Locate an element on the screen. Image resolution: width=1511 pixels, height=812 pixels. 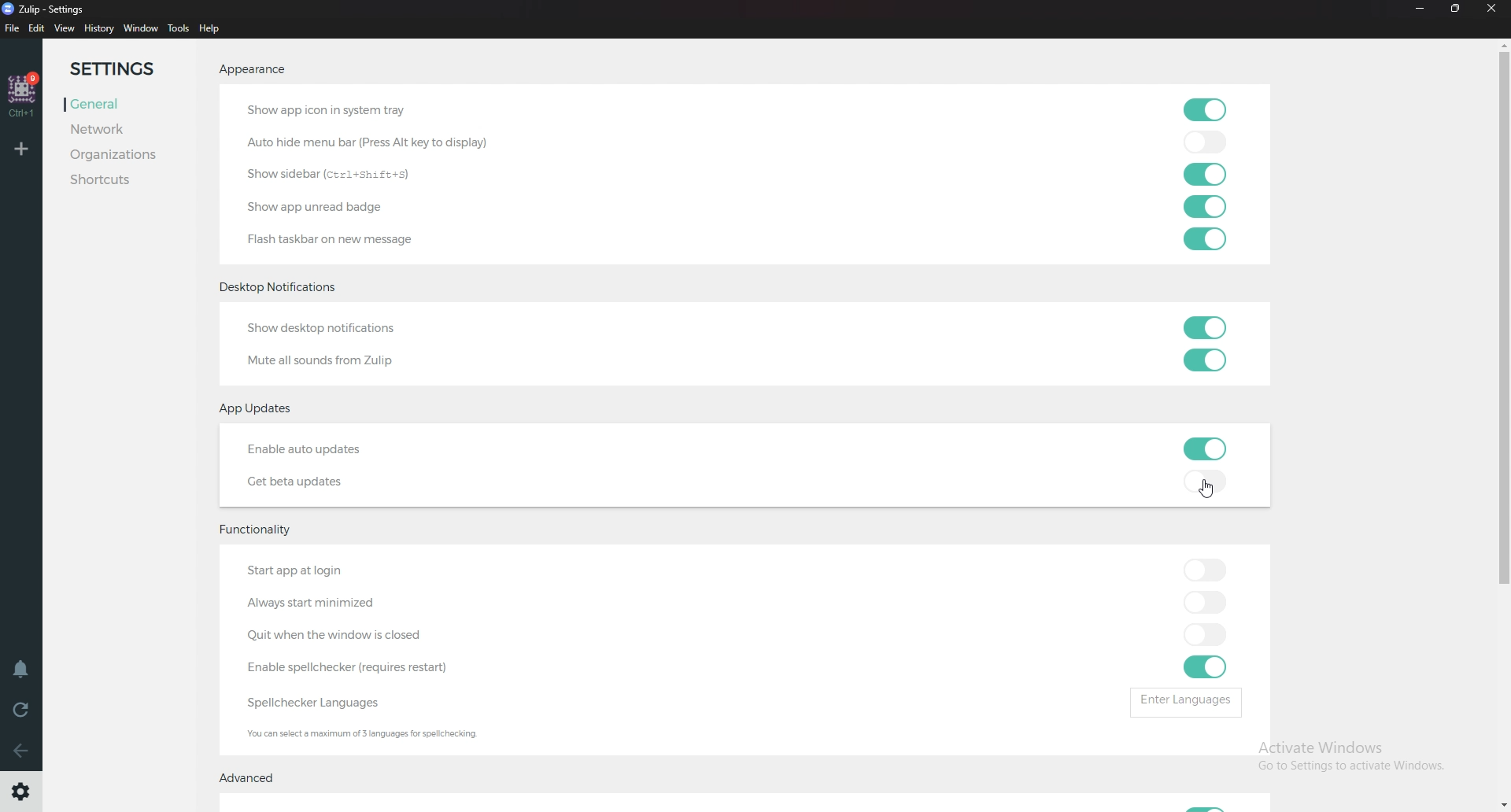
Add Workspace is located at coordinates (21, 150).